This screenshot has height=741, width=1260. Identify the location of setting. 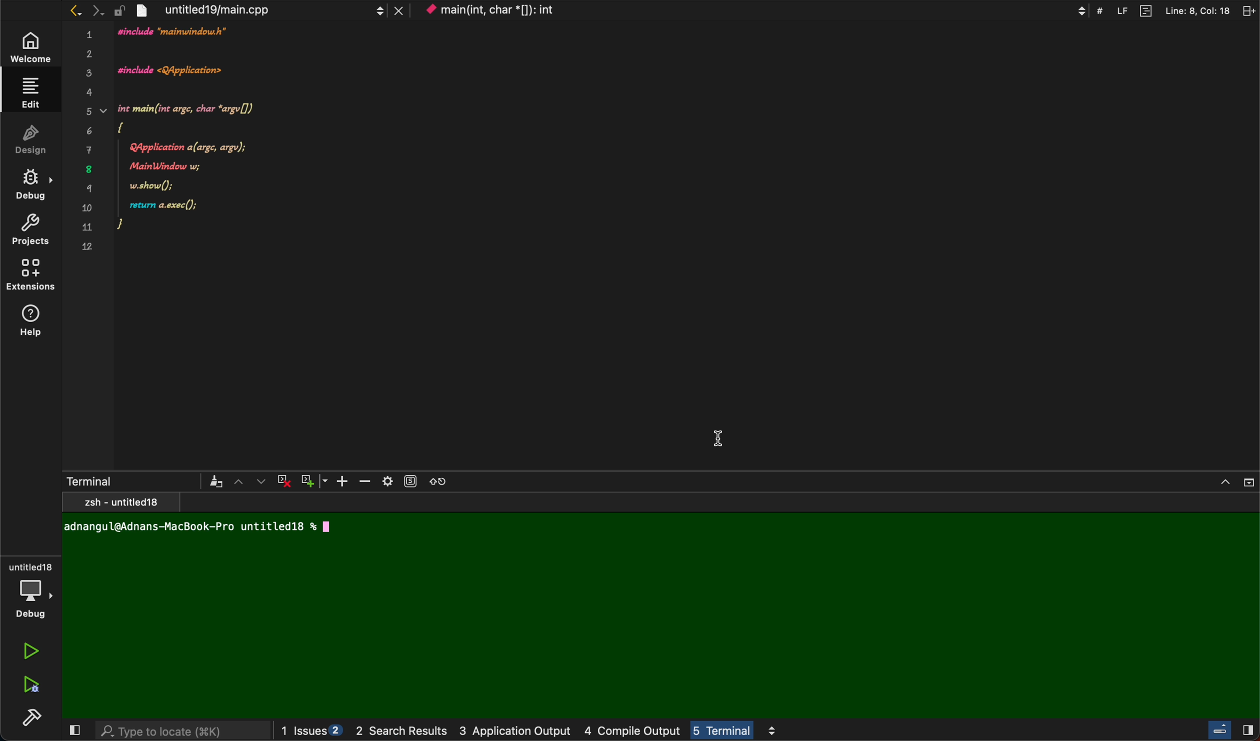
(397, 482).